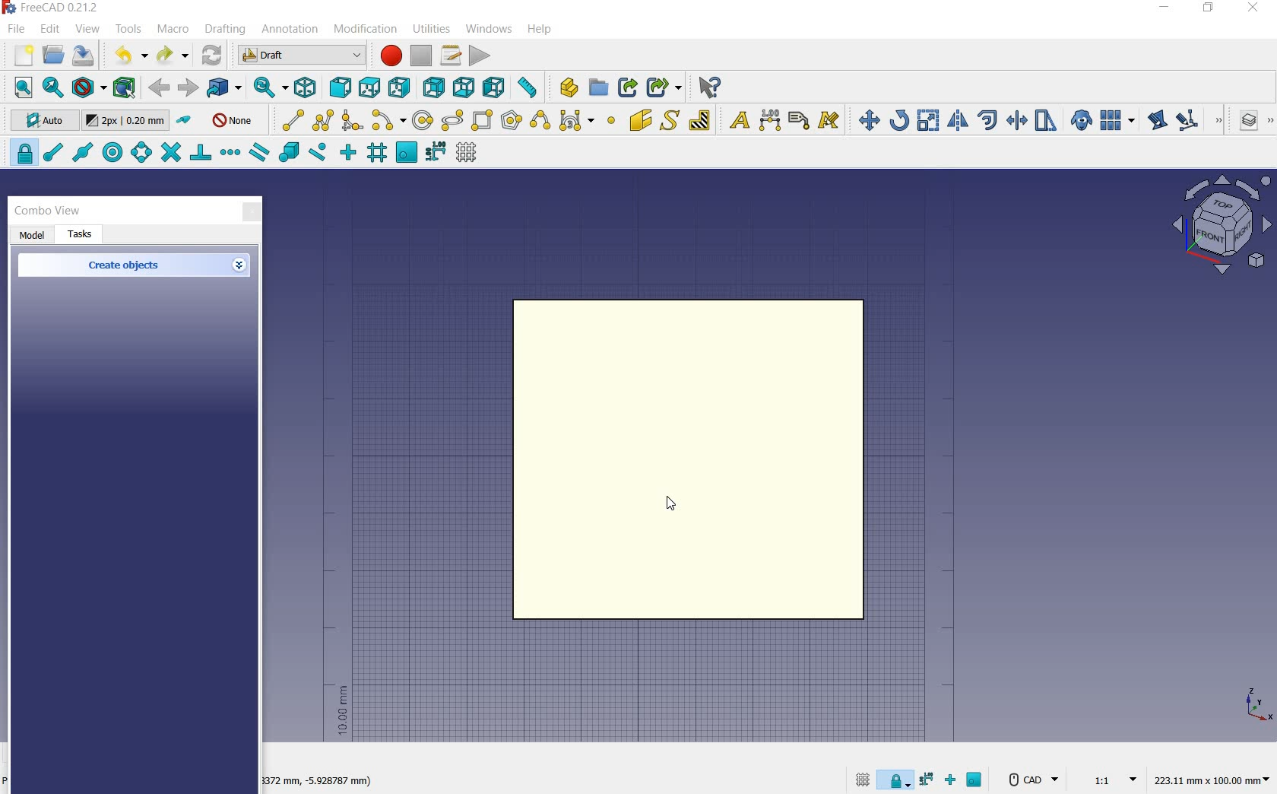 Image resolution: width=1277 pixels, height=794 pixels. Describe the element at coordinates (125, 89) in the screenshot. I see `bounding box` at that location.